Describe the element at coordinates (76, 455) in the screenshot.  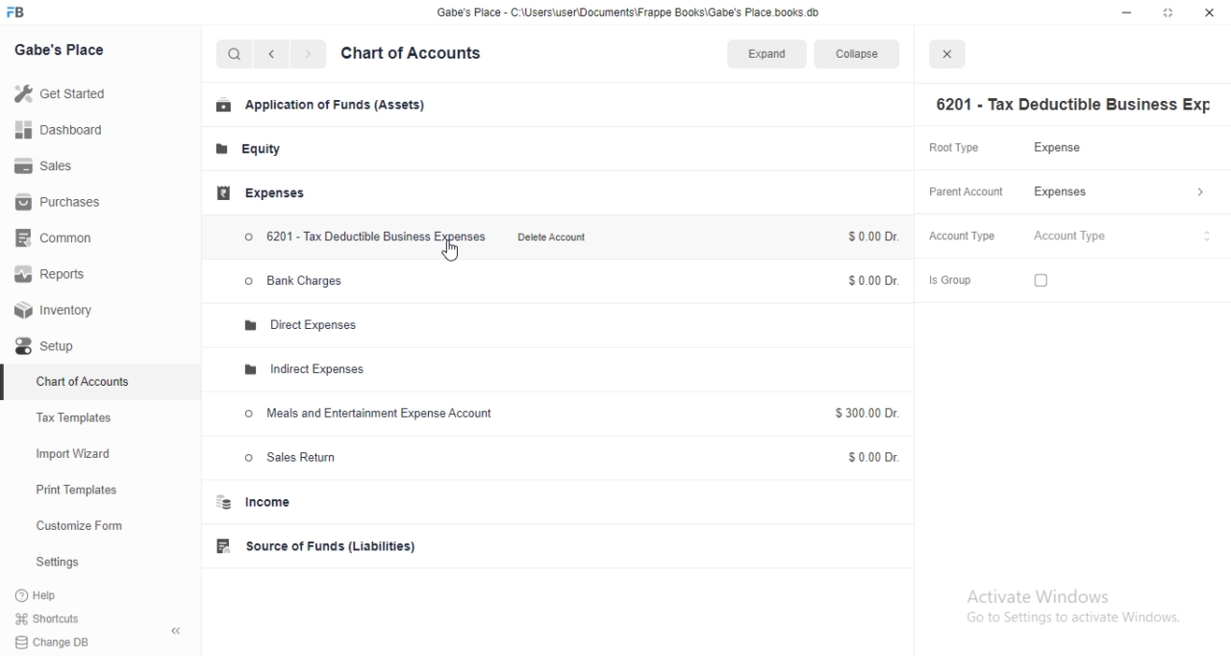
I see `Import Wizard` at that location.